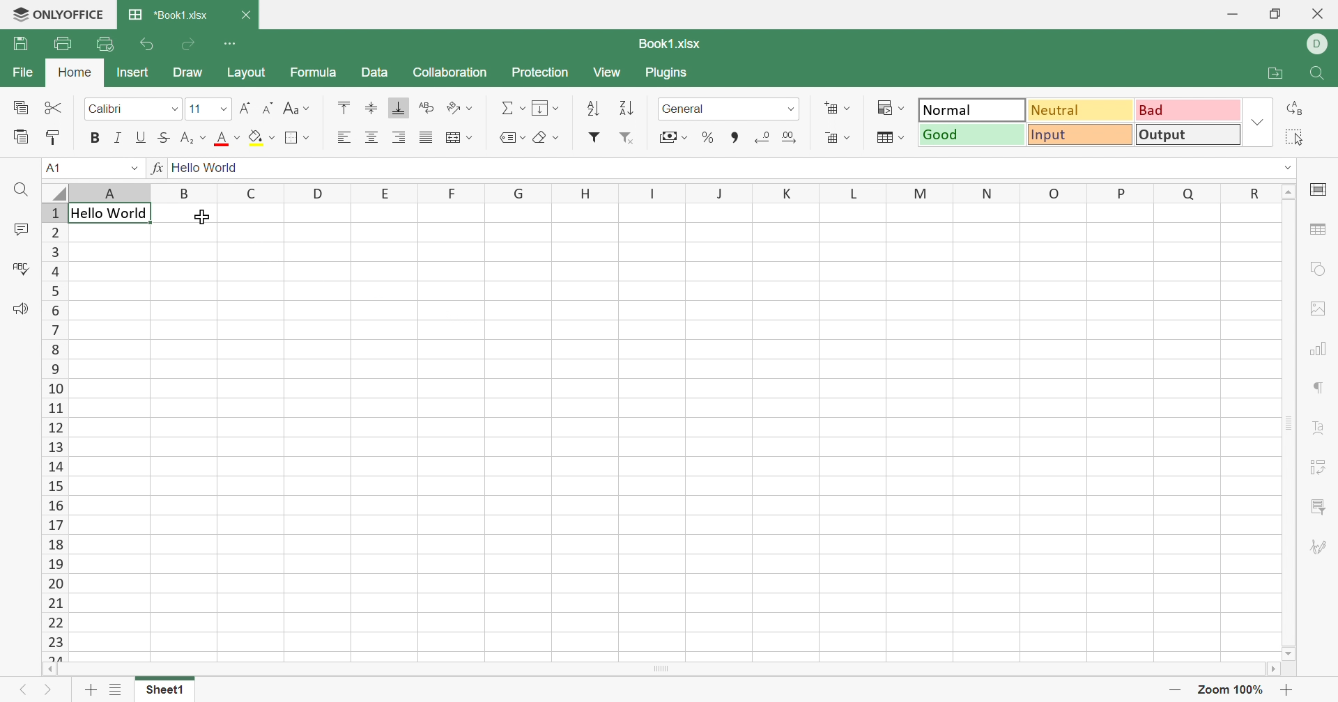  What do you see at coordinates (370, 72) in the screenshot?
I see `Data` at bounding box center [370, 72].